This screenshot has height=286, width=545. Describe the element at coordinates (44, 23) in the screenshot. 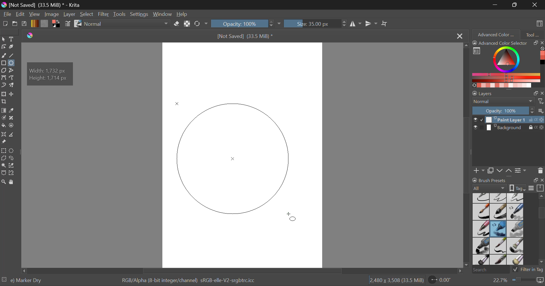

I see `Texture` at that location.